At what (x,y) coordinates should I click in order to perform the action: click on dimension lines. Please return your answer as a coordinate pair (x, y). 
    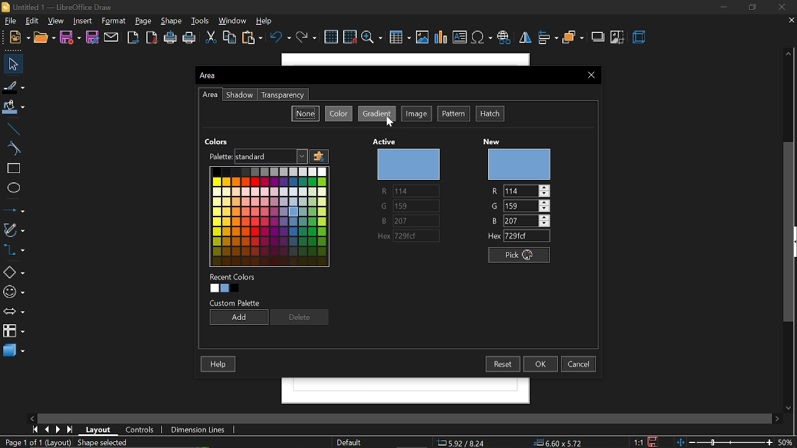
    Looking at the image, I should click on (198, 429).